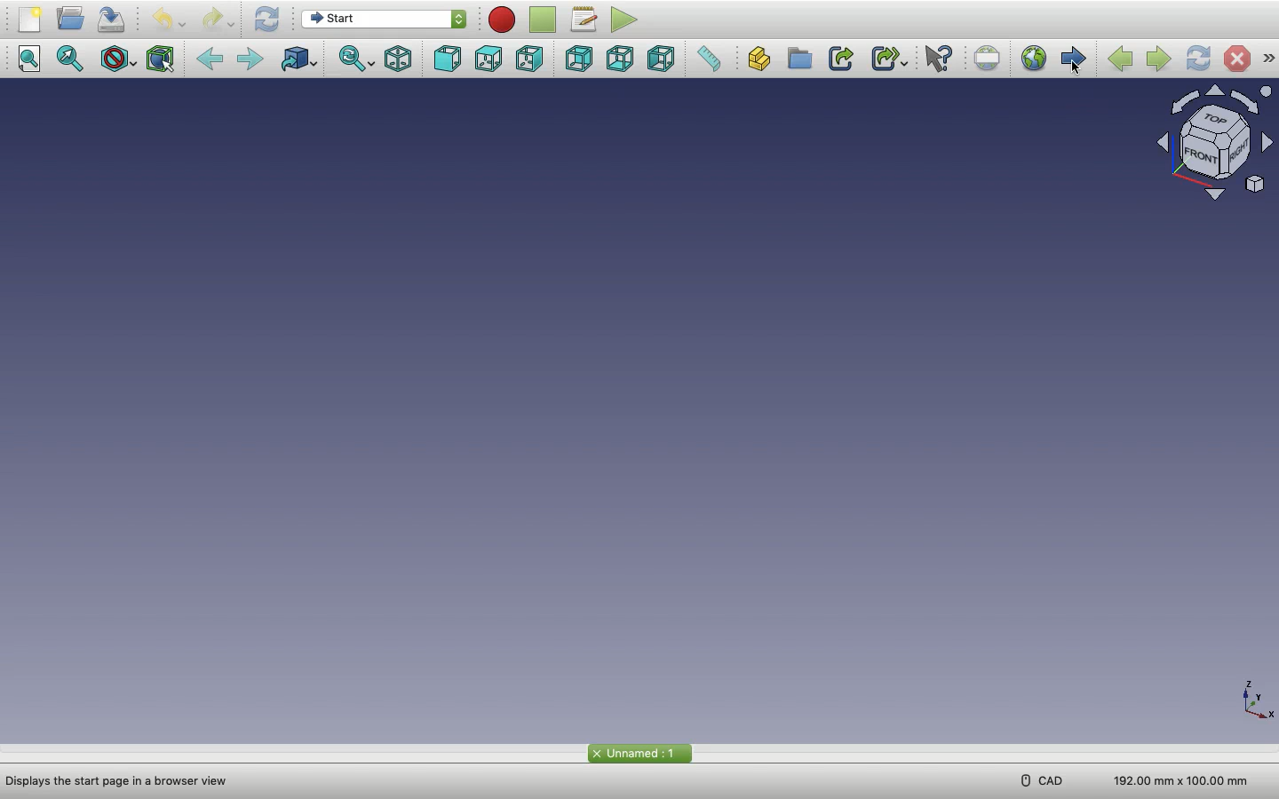  What do you see at coordinates (1158, 60) in the screenshot?
I see `Next page` at bounding box center [1158, 60].